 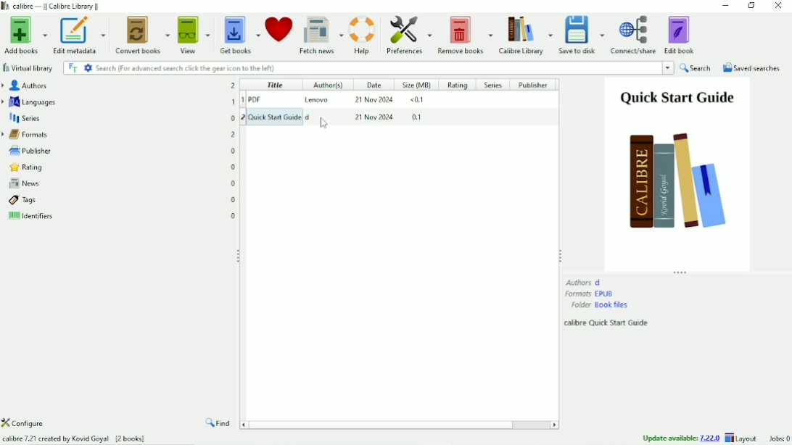 I want to click on Search the full text of all books in library, so click(x=73, y=67).